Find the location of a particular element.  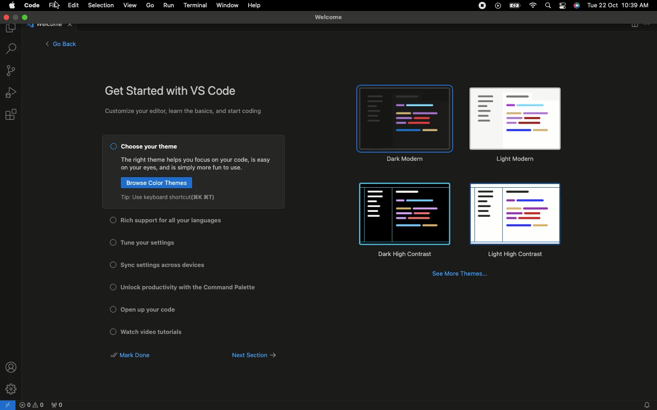

Search is located at coordinates (547, 6).